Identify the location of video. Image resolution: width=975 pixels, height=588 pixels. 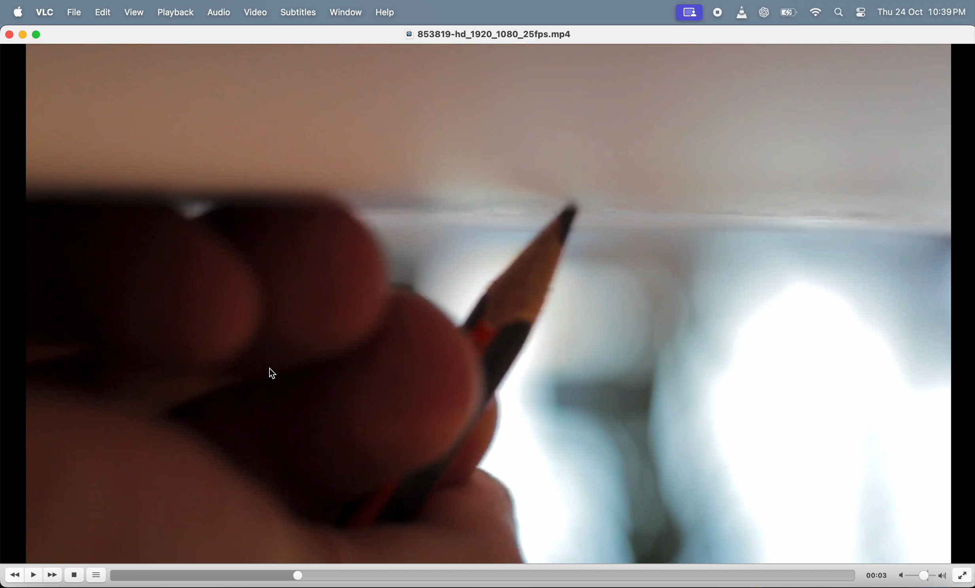
(256, 11).